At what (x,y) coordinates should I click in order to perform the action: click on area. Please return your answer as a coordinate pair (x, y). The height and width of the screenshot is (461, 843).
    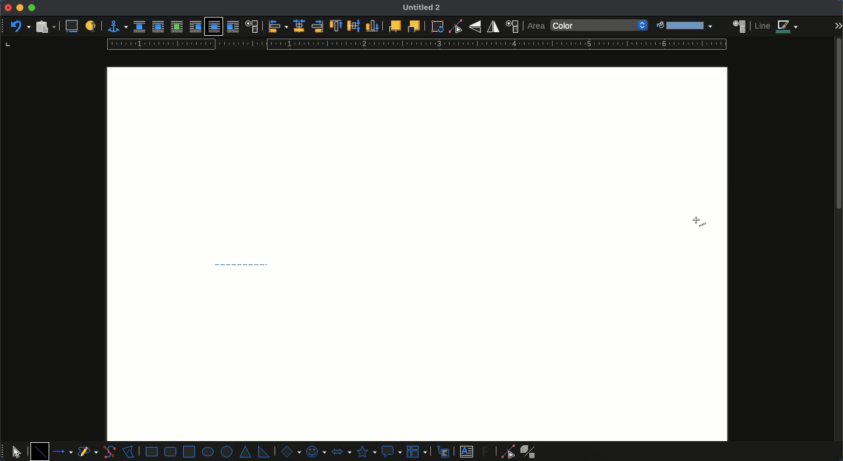
    Looking at the image, I should click on (739, 25).